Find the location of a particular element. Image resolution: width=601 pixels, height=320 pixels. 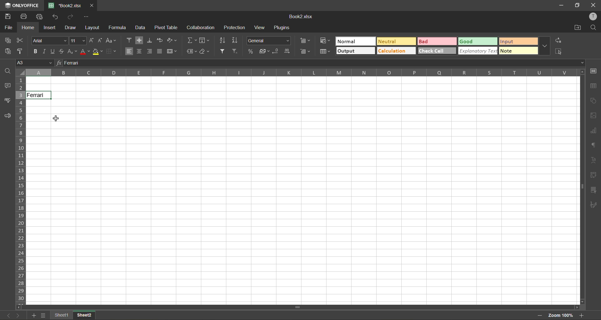

bad is located at coordinates (437, 41).